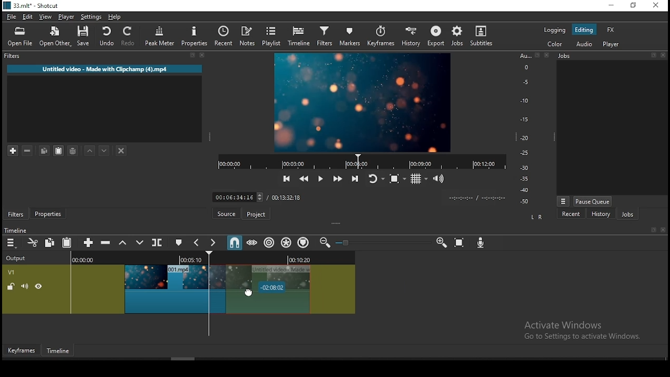  What do you see at coordinates (197, 242) in the screenshot?
I see `previous marker` at bounding box center [197, 242].